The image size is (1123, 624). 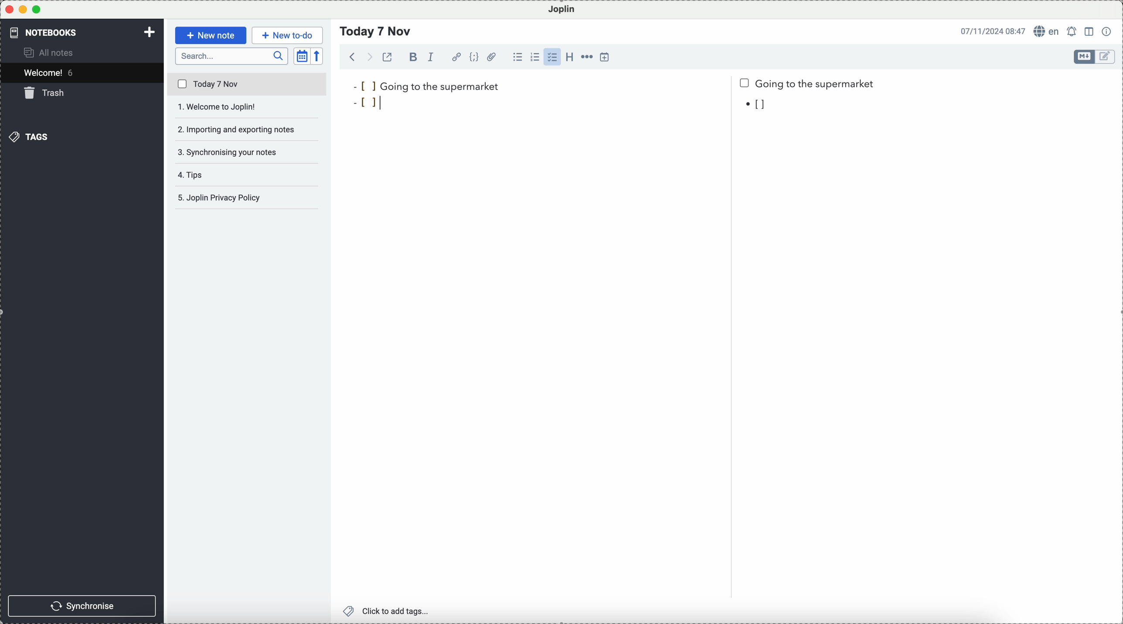 What do you see at coordinates (369, 104) in the screenshot?
I see `bullet point for new task` at bounding box center [369, 104].